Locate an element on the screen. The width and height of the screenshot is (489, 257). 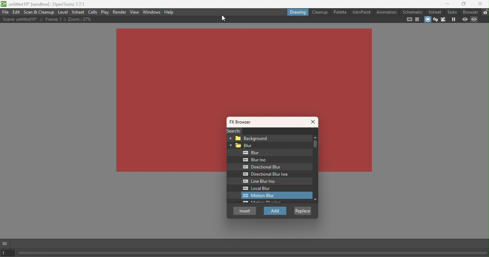
Close is located at coordinates (314, 122).